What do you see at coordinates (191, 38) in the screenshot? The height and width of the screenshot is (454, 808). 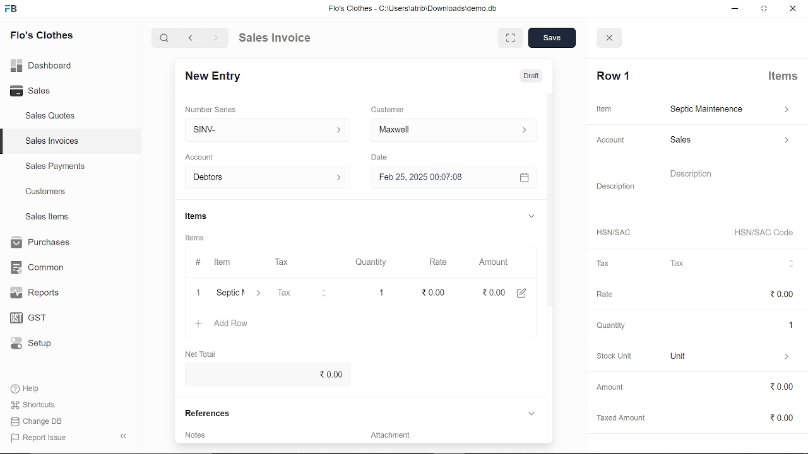 I see `previous` at bounding box center [191, 38].